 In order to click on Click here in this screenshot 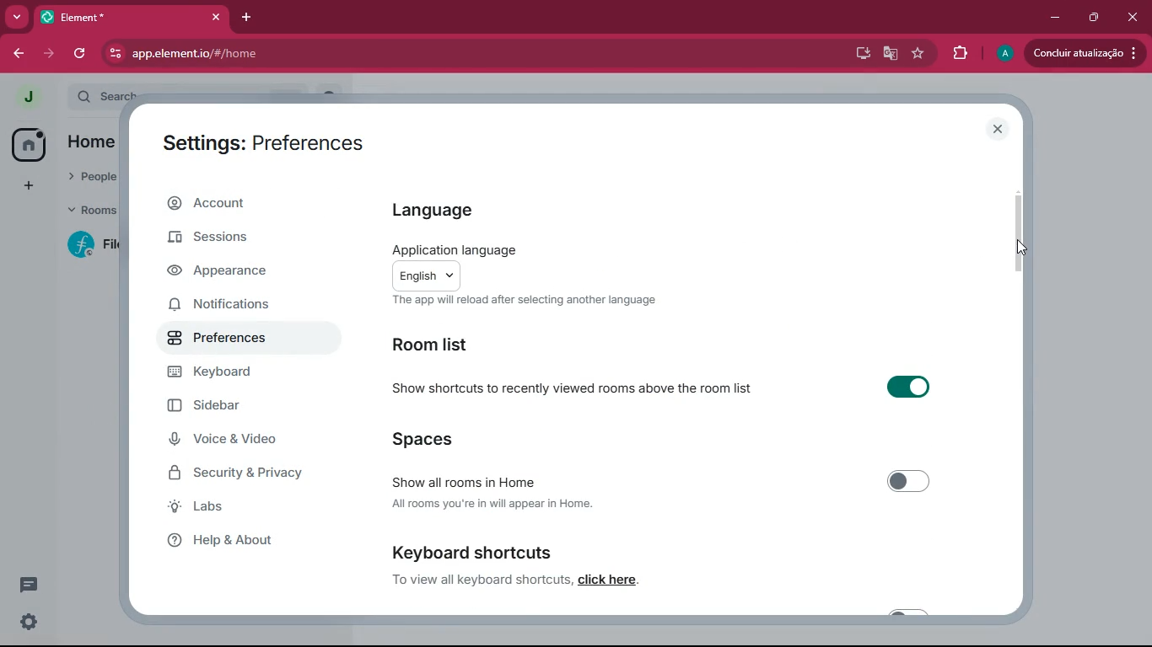, I will do `click(610, 580)`.